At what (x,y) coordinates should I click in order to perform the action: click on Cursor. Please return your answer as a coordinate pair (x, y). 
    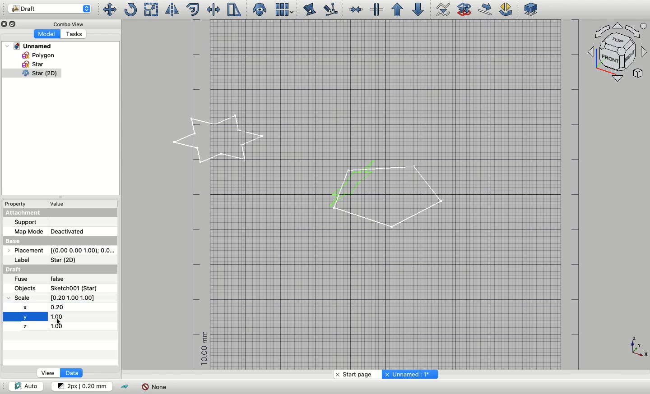
    Looking at the image, I should click on (60, 322).